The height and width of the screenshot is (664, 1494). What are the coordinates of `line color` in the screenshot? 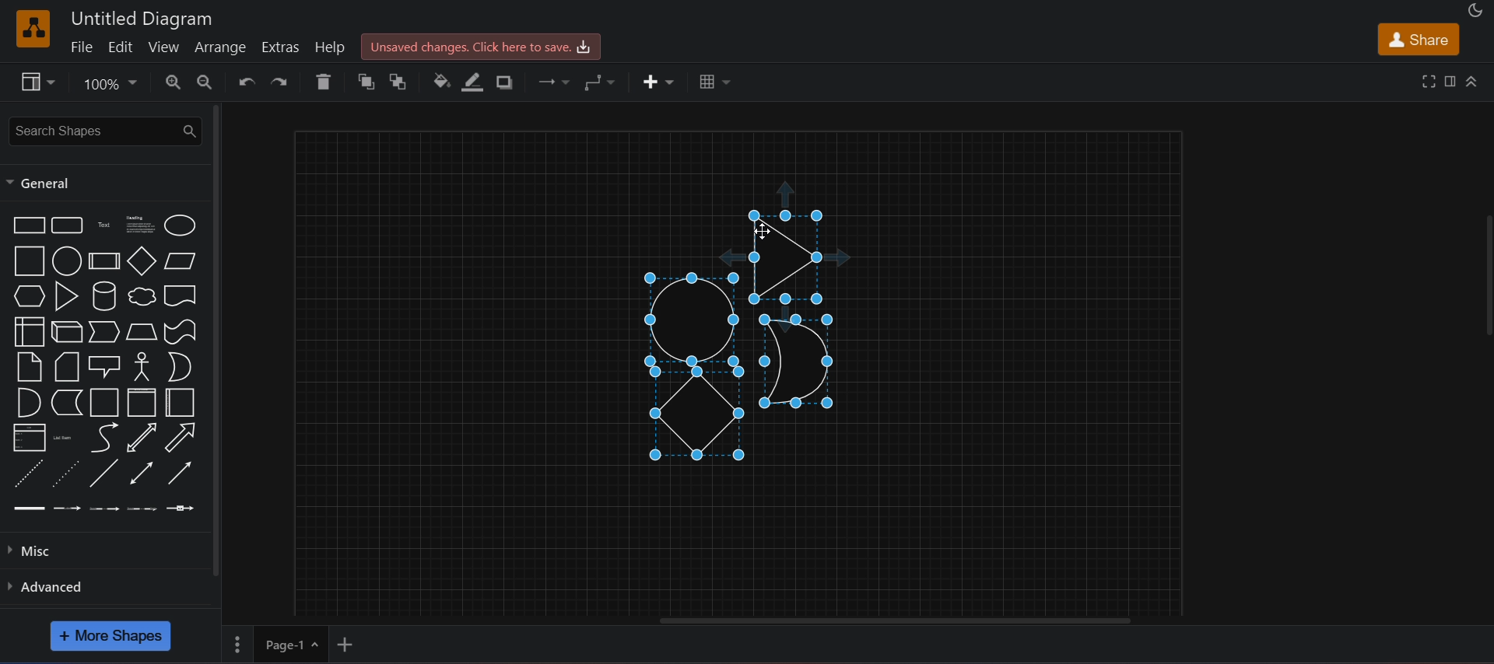 It's located at (475, 81).